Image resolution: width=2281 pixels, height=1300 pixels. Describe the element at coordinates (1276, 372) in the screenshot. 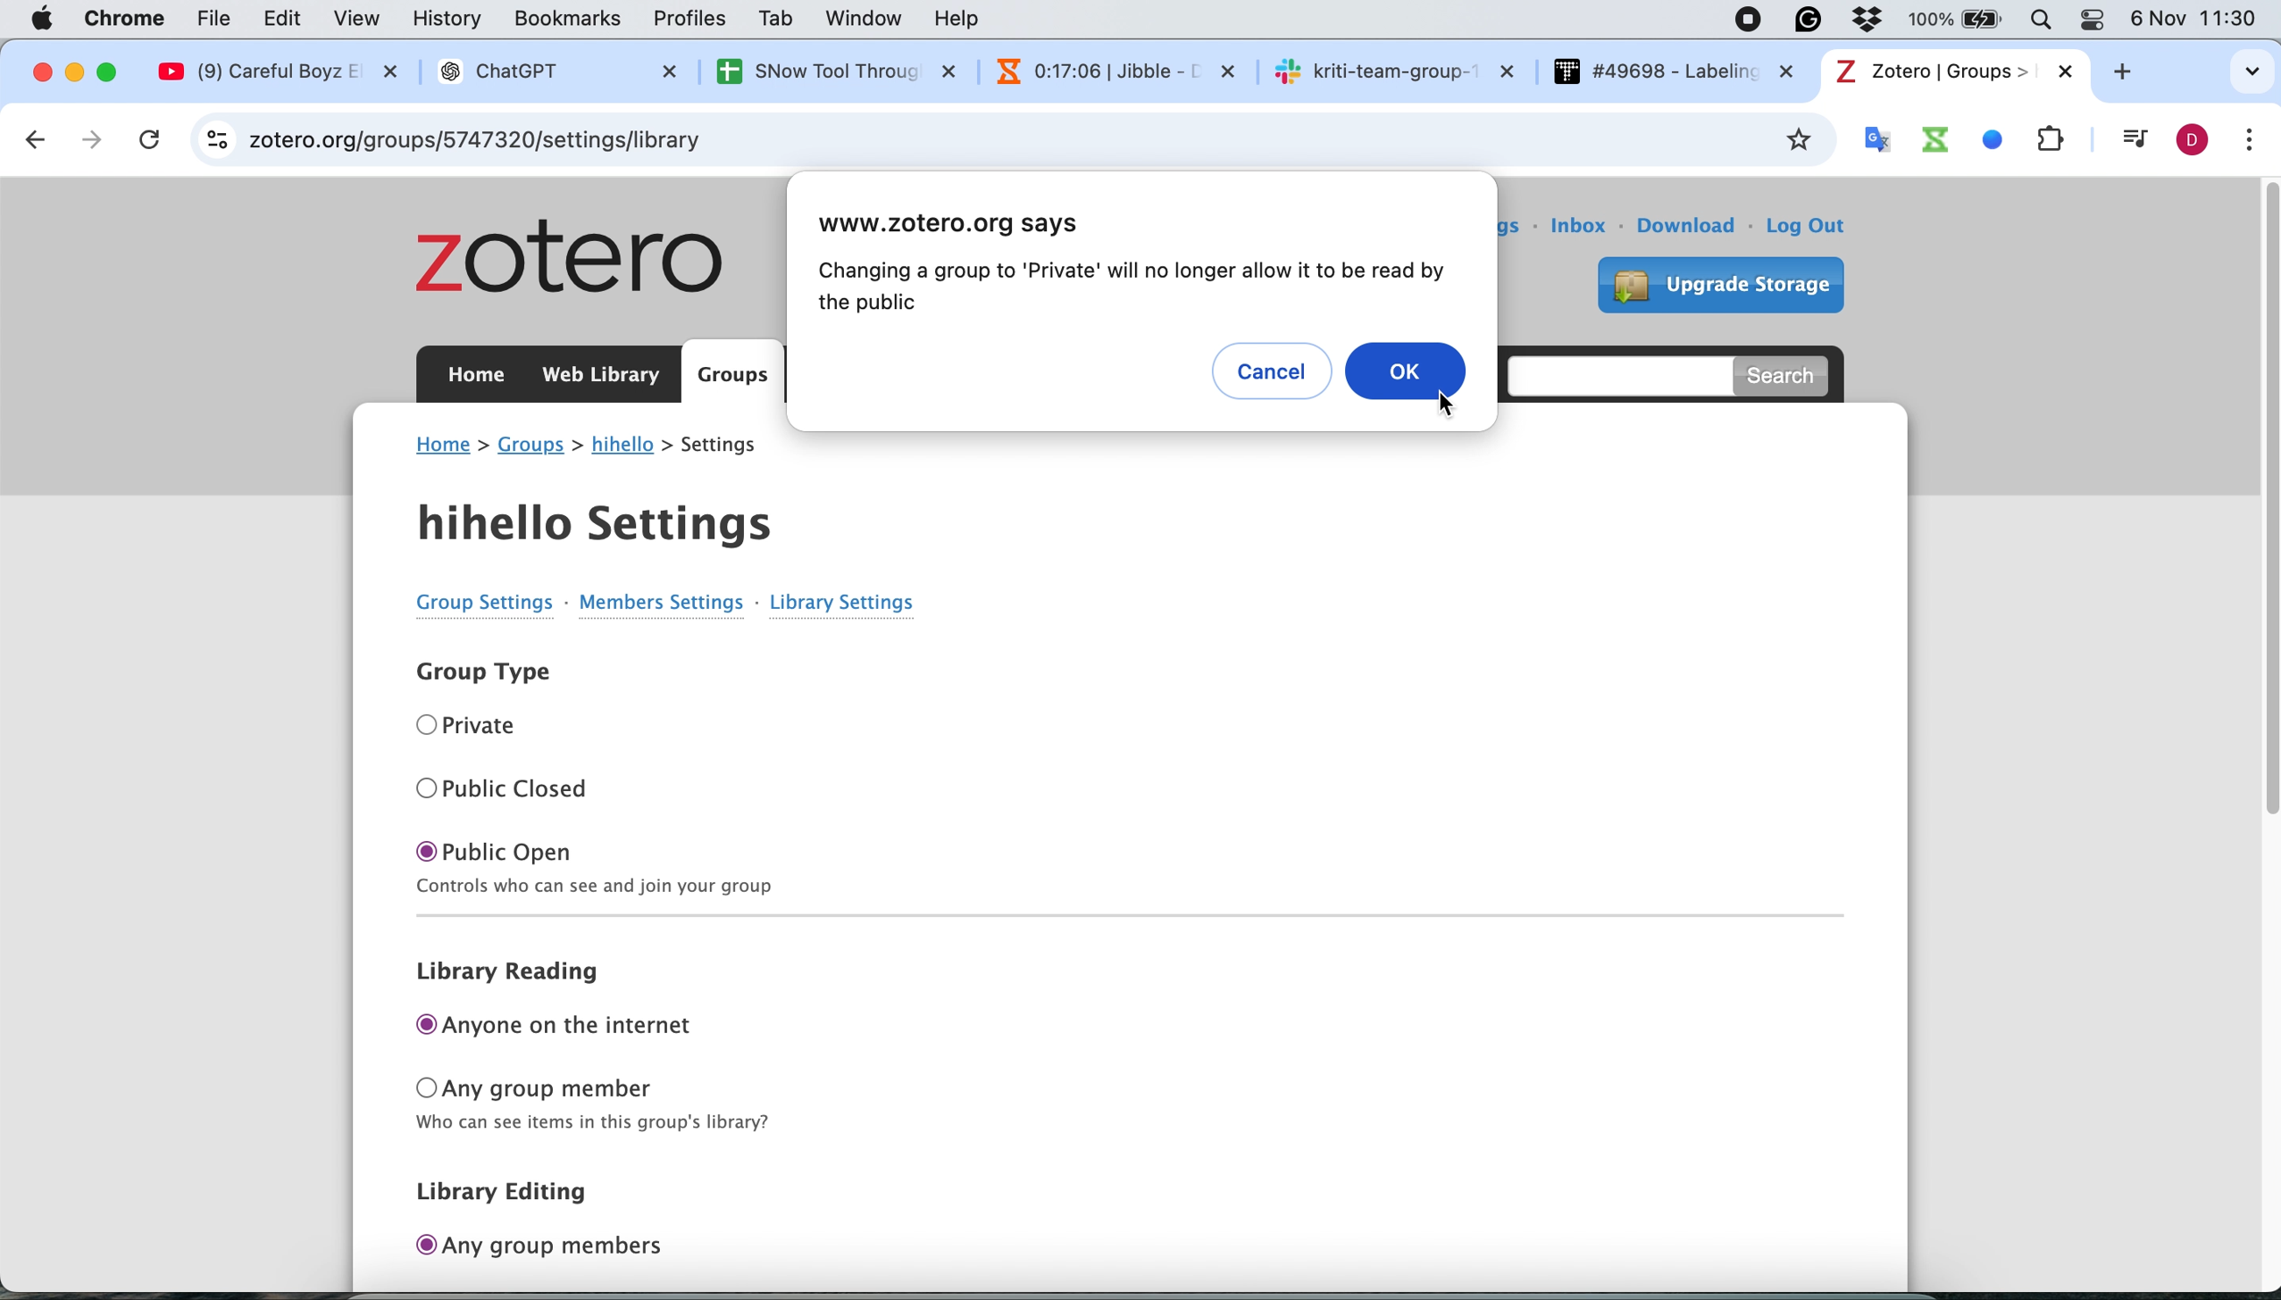

I see `cancel` at that location.